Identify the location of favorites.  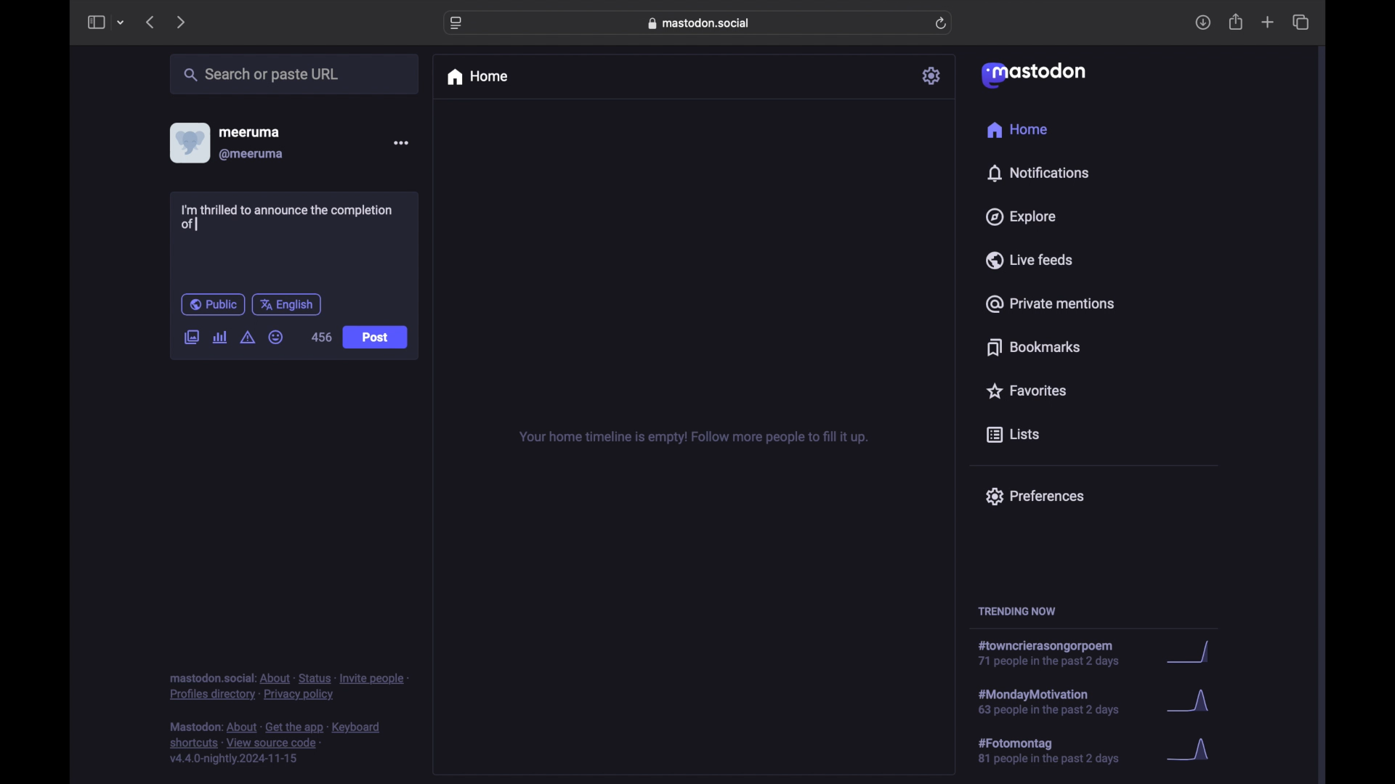
(1026, 391).